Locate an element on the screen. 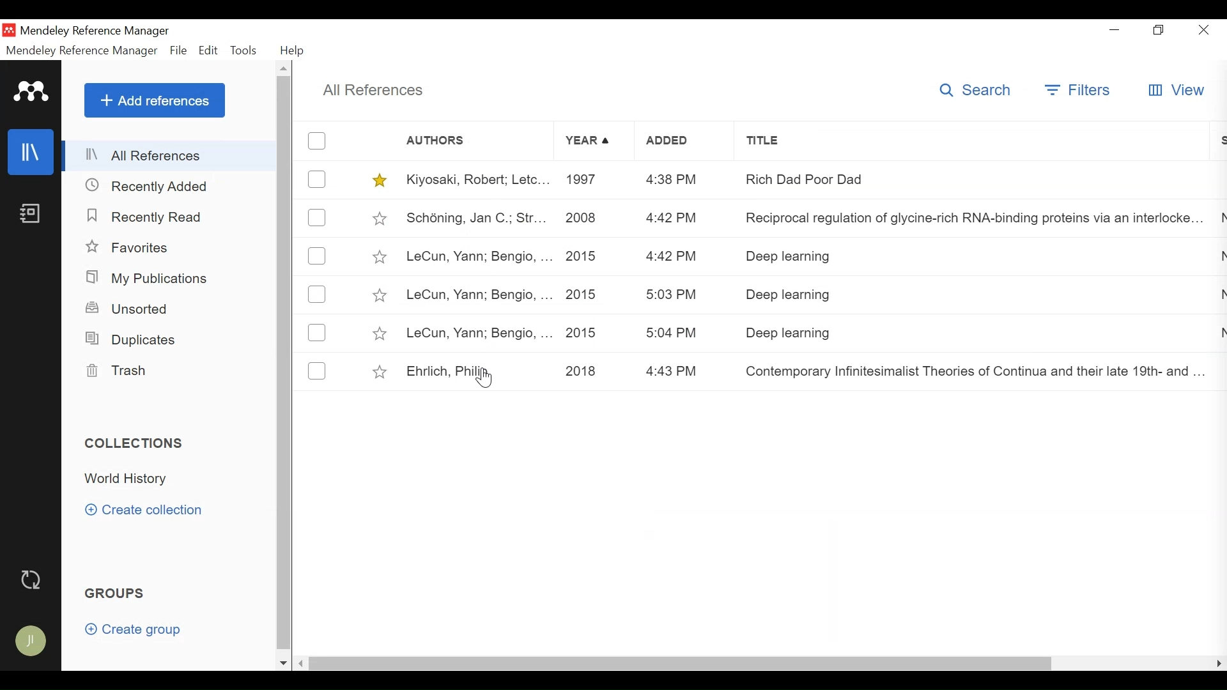  2008 is located at coordinates (582, 220).